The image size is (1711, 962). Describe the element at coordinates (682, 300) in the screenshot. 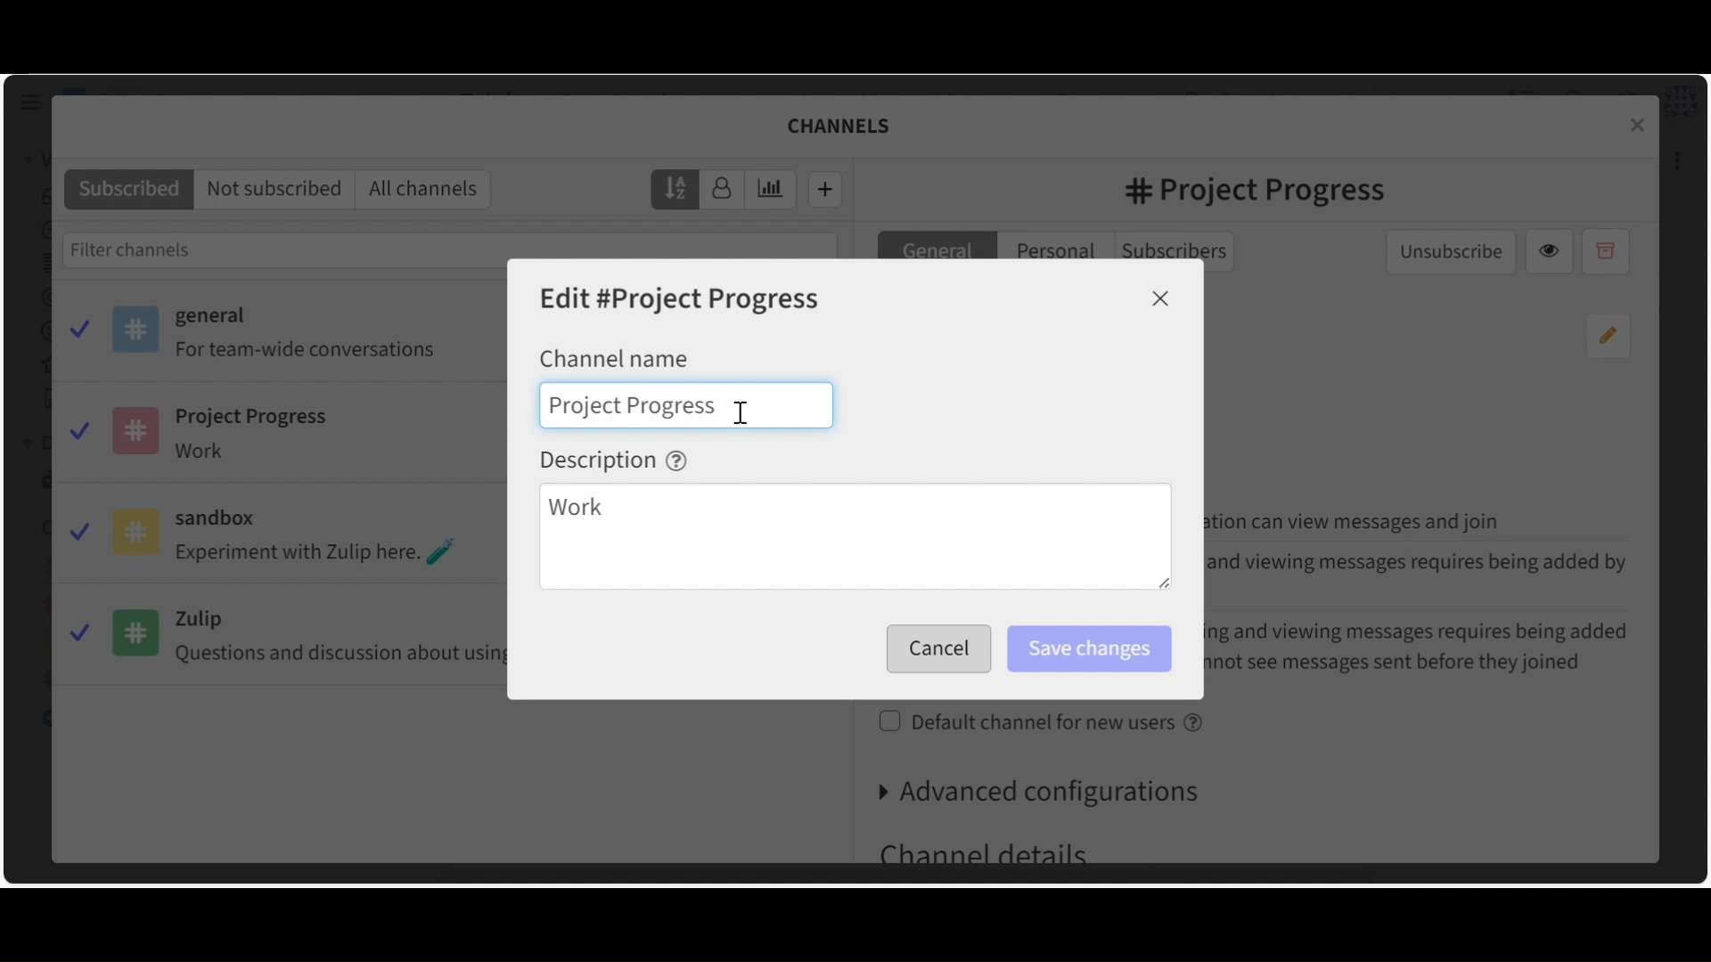

I see `Edit Channel` at that location.